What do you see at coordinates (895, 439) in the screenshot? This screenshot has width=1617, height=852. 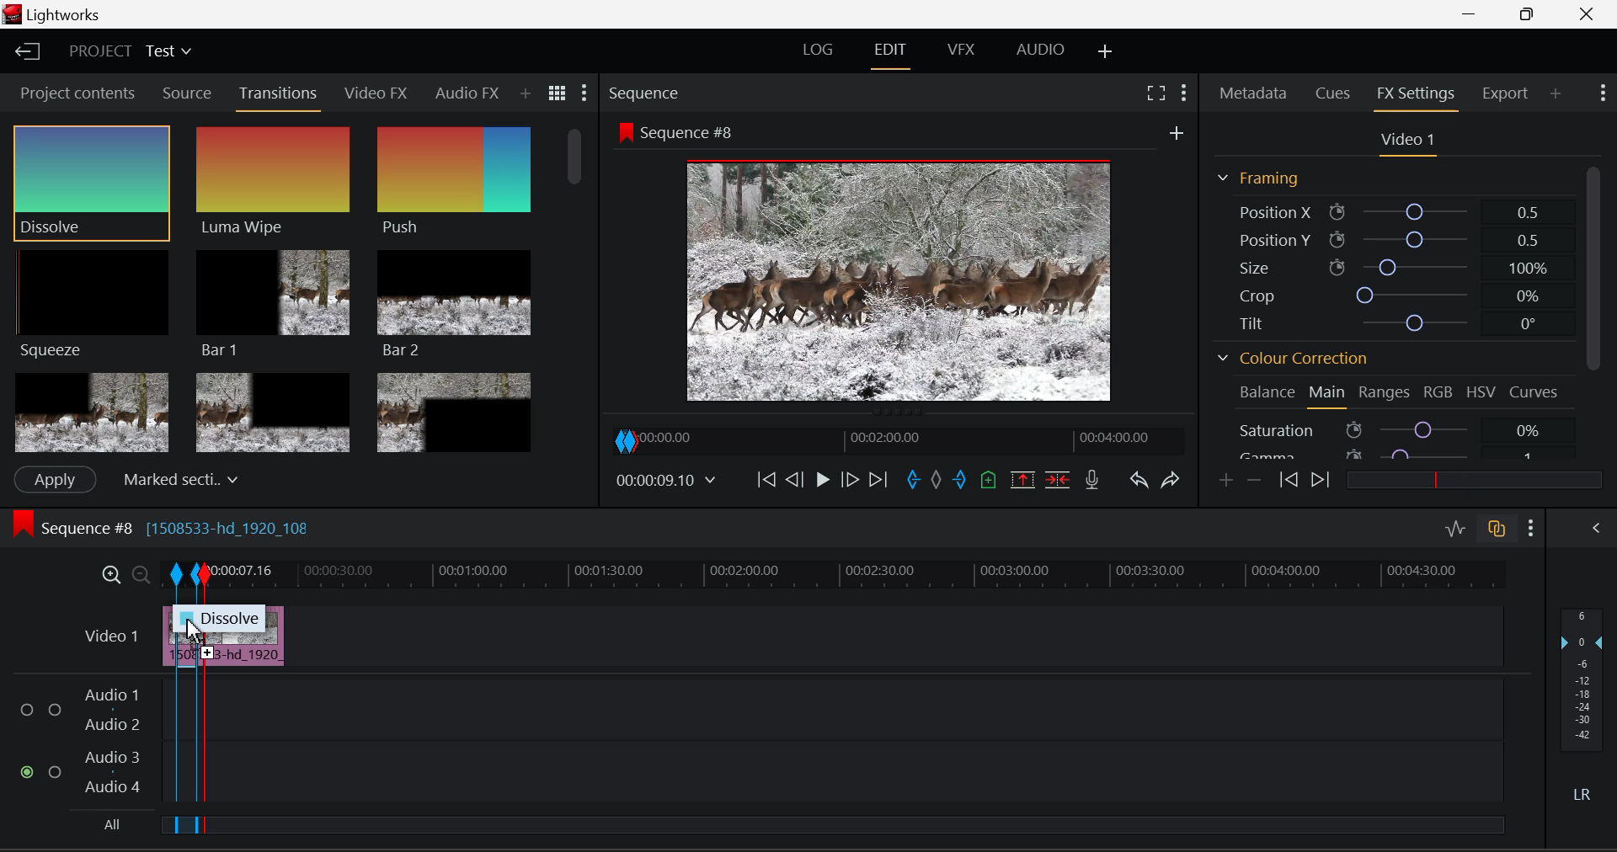 I see `Project Timeline Navigator` at bounding box center [895, 439].